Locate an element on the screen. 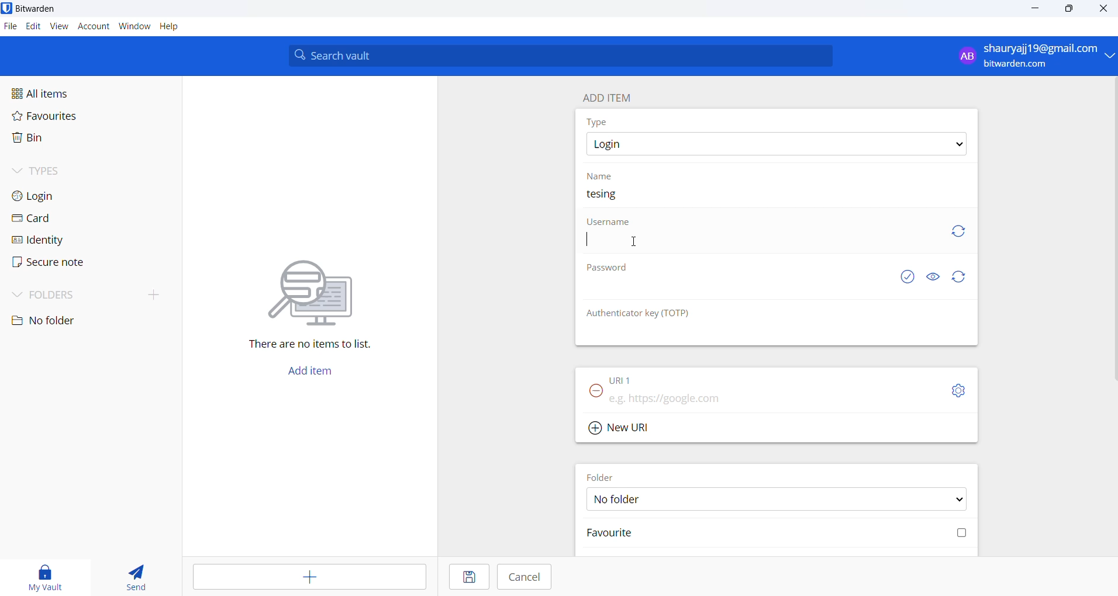 The image size is (1118, 596). secure note is located at coordinates (47, 262).